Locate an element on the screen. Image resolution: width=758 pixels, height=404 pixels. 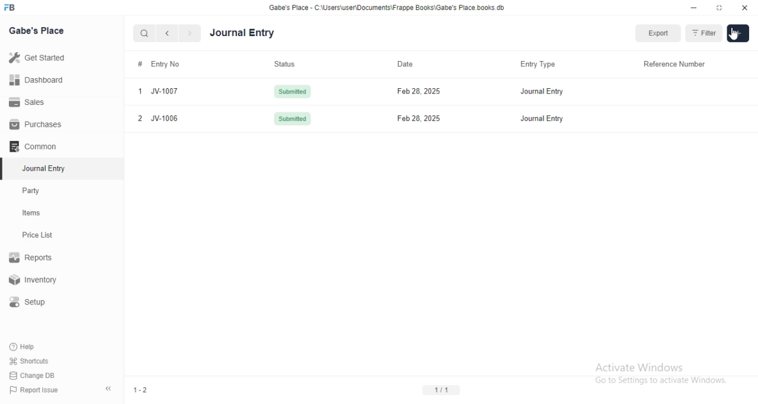
Inventory is located at coordinates (35, 281).